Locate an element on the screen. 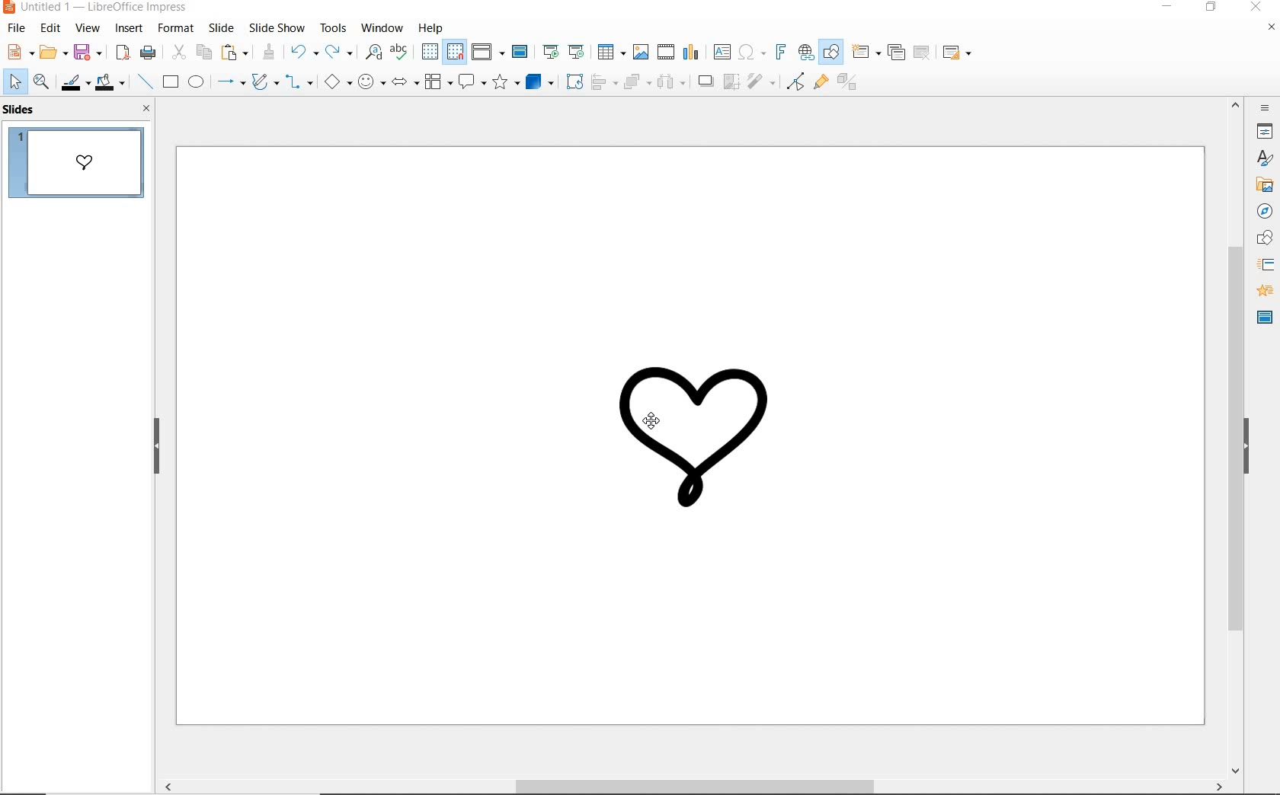  display grid is located at coordinates (430, 52).